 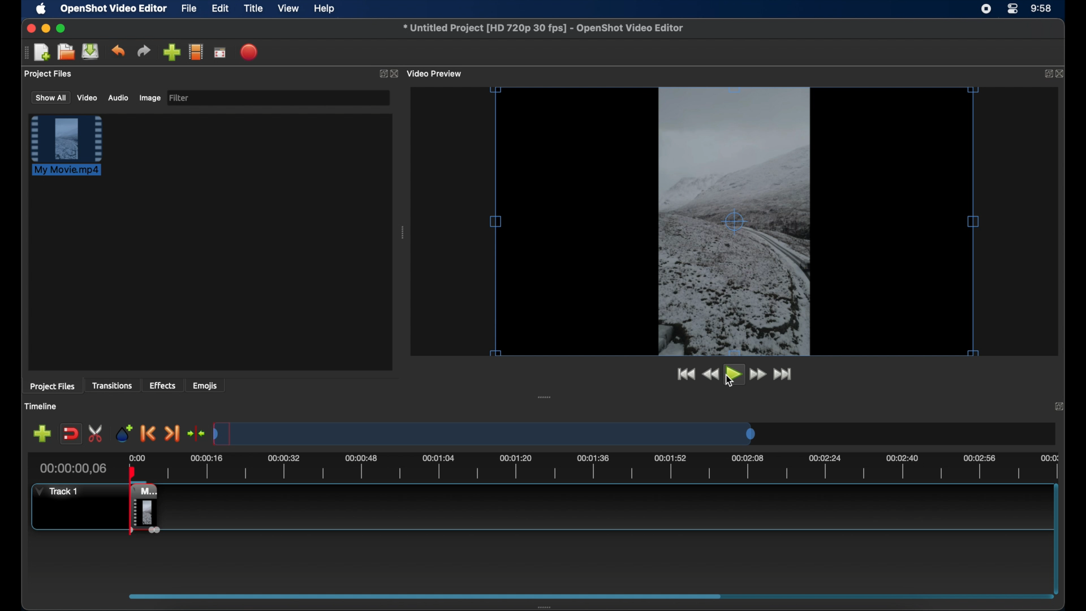 What do you see at coordinates (43, 53) in the screenshot?
I see `new project` at bounding box center [43, 53].